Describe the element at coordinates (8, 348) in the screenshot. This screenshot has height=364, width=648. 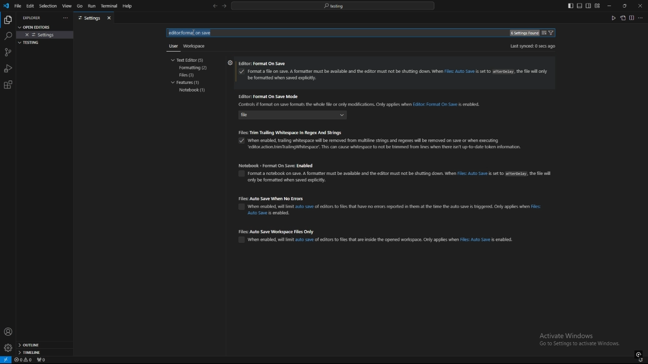
I see `settings` at that location.